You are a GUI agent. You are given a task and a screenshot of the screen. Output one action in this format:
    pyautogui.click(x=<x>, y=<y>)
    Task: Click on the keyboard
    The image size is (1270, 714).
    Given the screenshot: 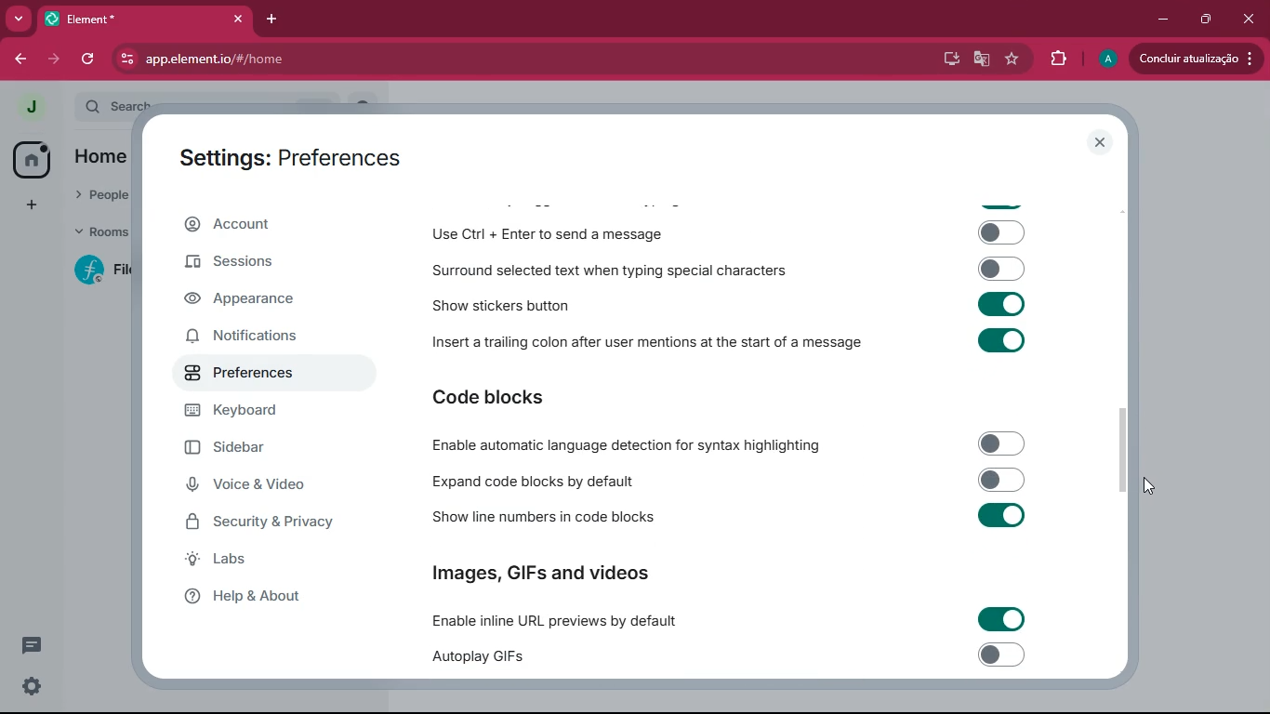 What is the action you would take?
    pyautogui.click(x=258, y=411)
    